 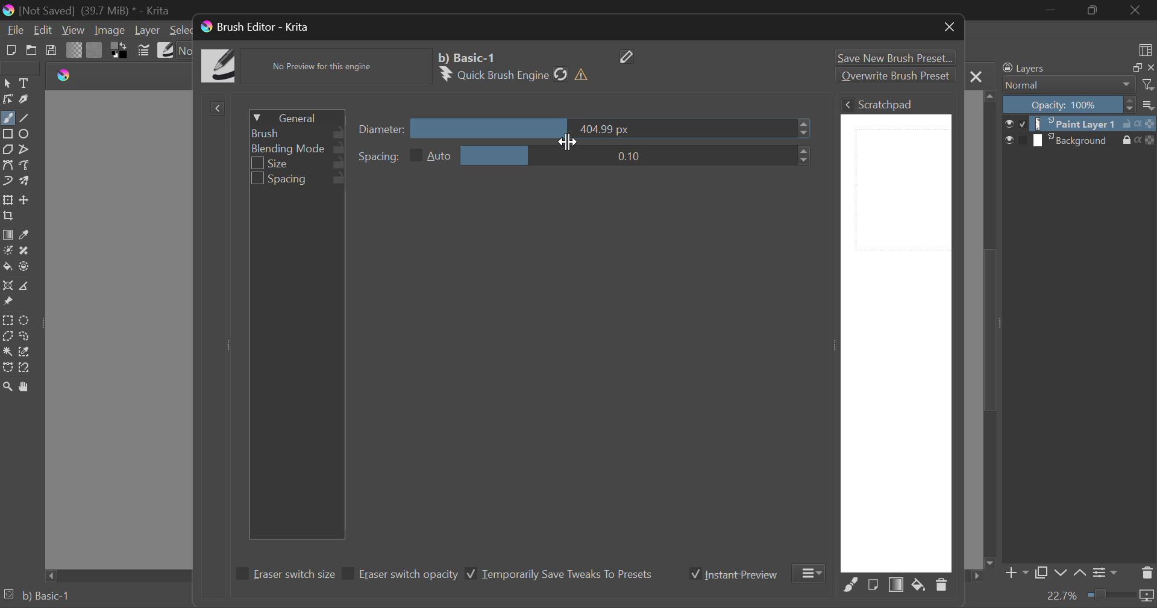 I want to click on Brush Scratchpad, so click(x=896, y=333).